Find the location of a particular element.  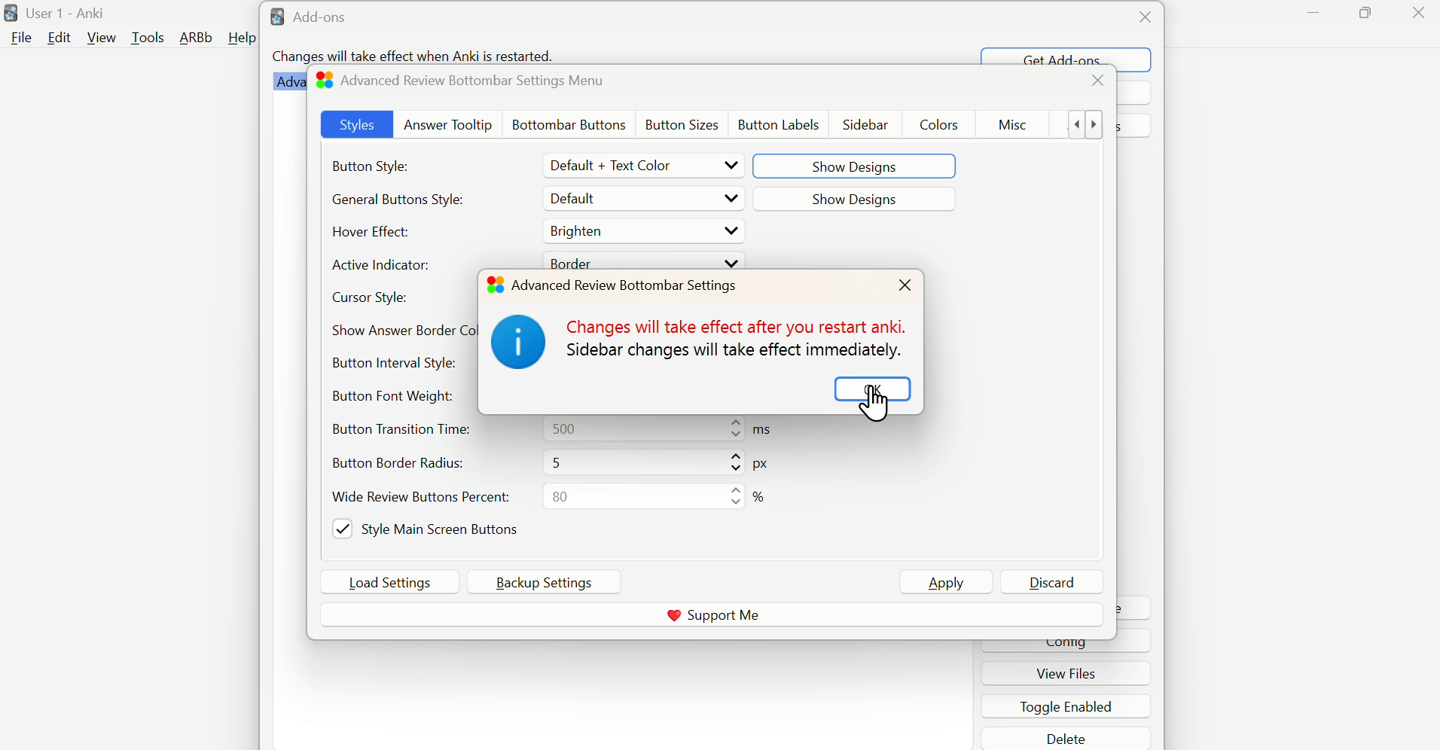

Button Bore=der radius is located at coordinates (397, 462).